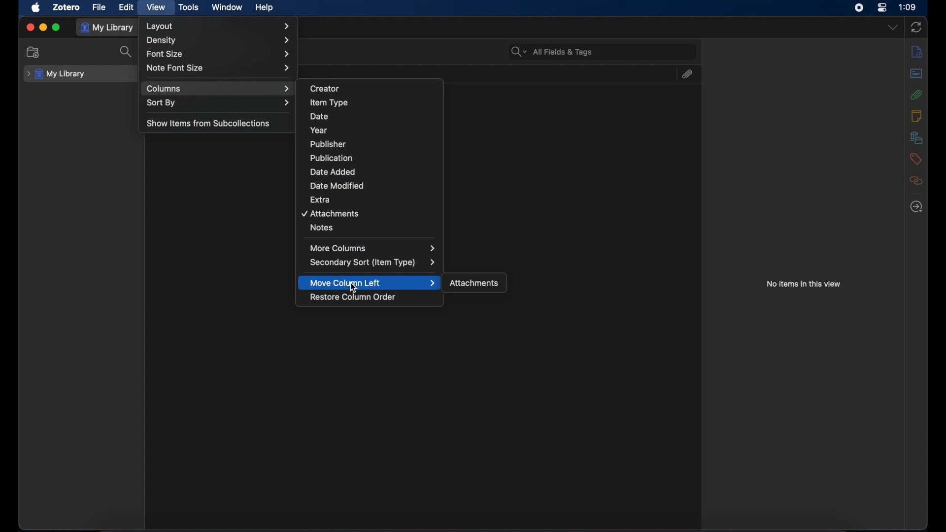  Describe the element at coordinates (66, 8) in the screenshot. I see `zotero` at that location.